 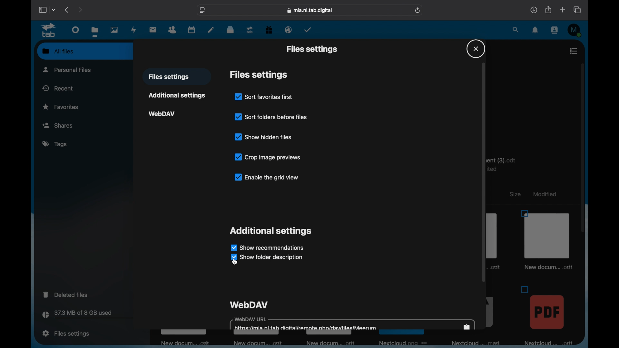 I want to click on mail, so click(x=153, y=29).